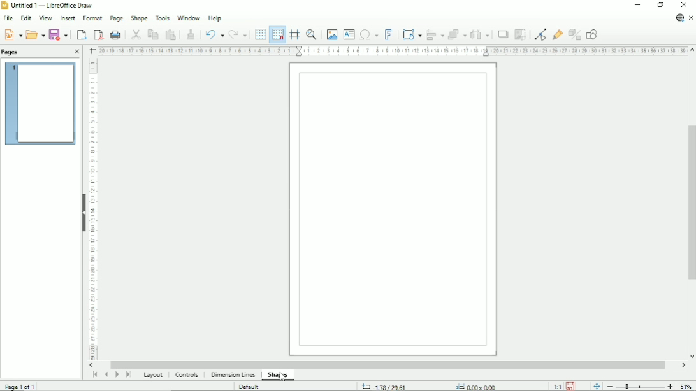  Describe the element at coordinates (278, 375) in the screenshot. I see `Shapes` at that location.